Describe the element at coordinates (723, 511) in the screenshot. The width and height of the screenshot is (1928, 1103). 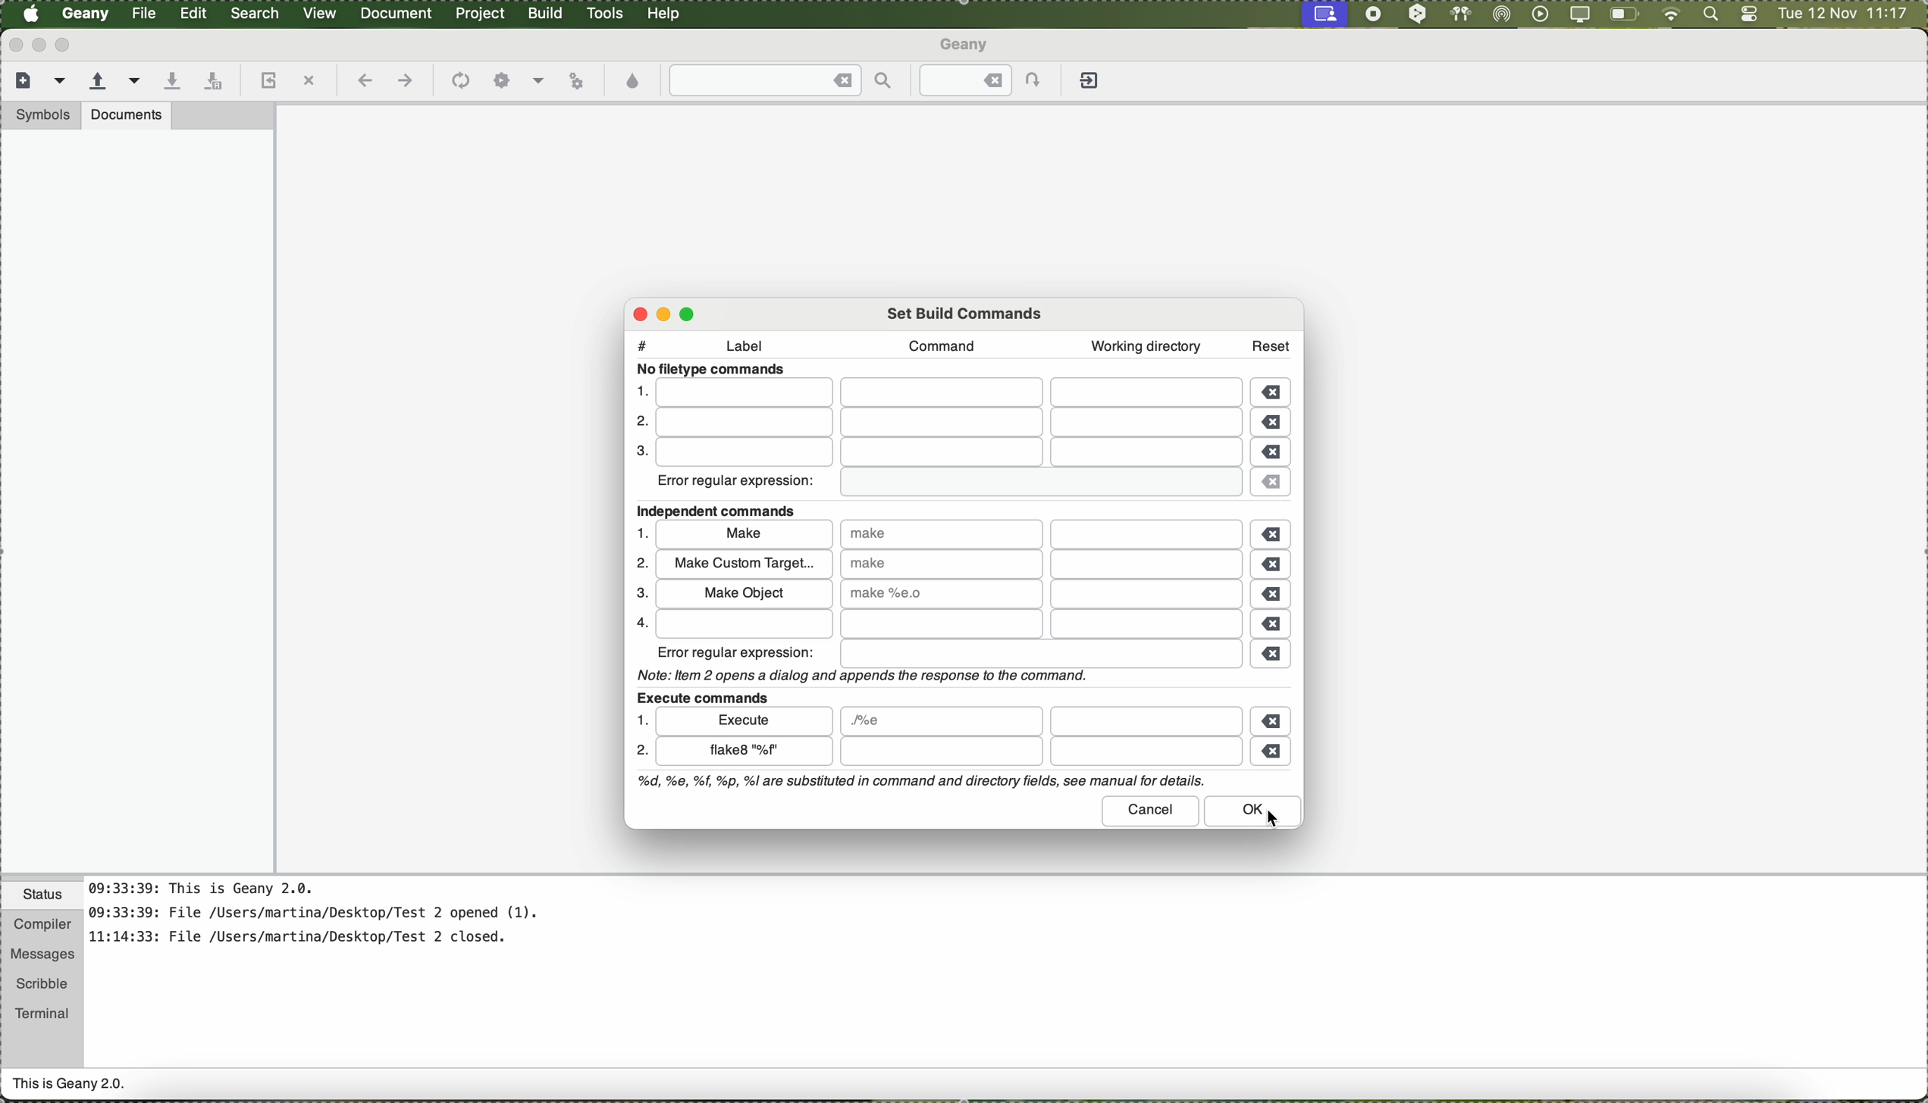
I see `independent commands` at that location.